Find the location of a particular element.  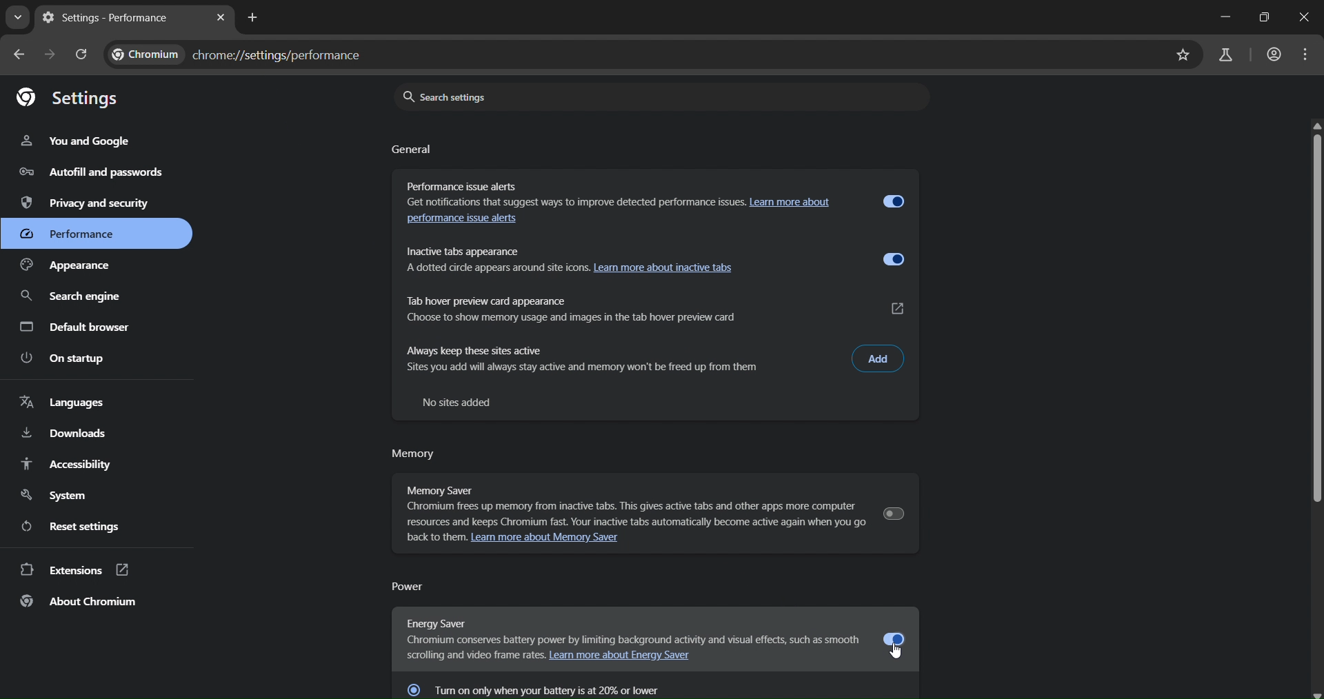

autofill and passwords is located at coordinates (86, 172).